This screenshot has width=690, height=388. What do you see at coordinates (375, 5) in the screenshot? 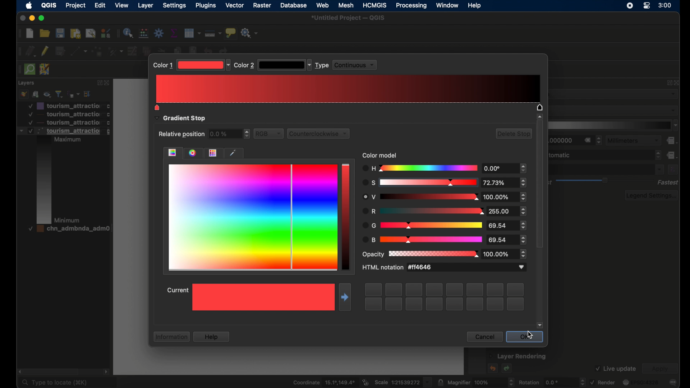
I see `HCMGIS` at bounding box center [375, 5].